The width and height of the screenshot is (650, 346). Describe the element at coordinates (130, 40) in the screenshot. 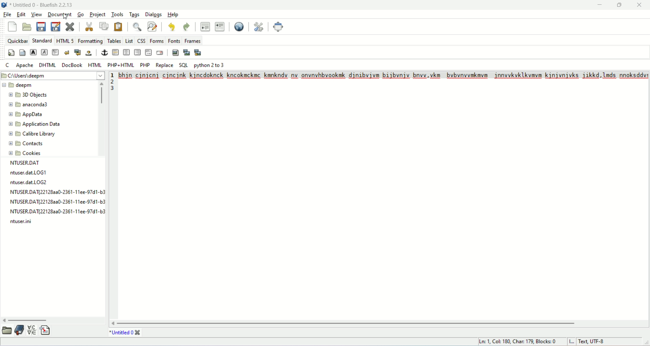

I see `list` at that location.